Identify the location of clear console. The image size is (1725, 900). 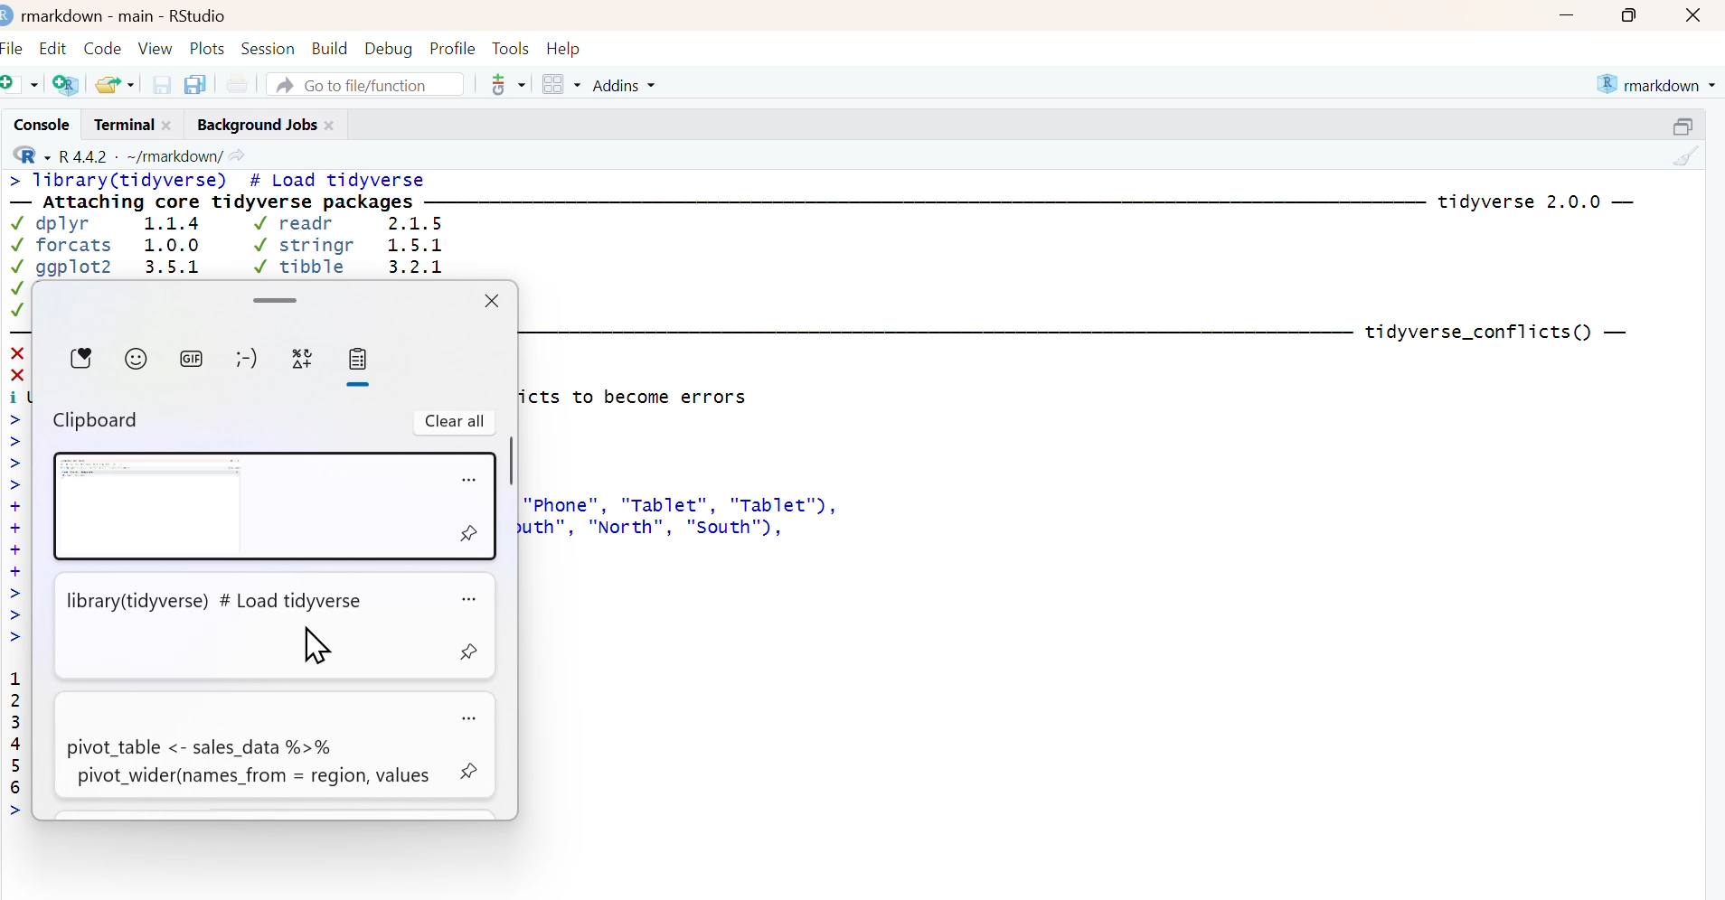
(1688, 155).